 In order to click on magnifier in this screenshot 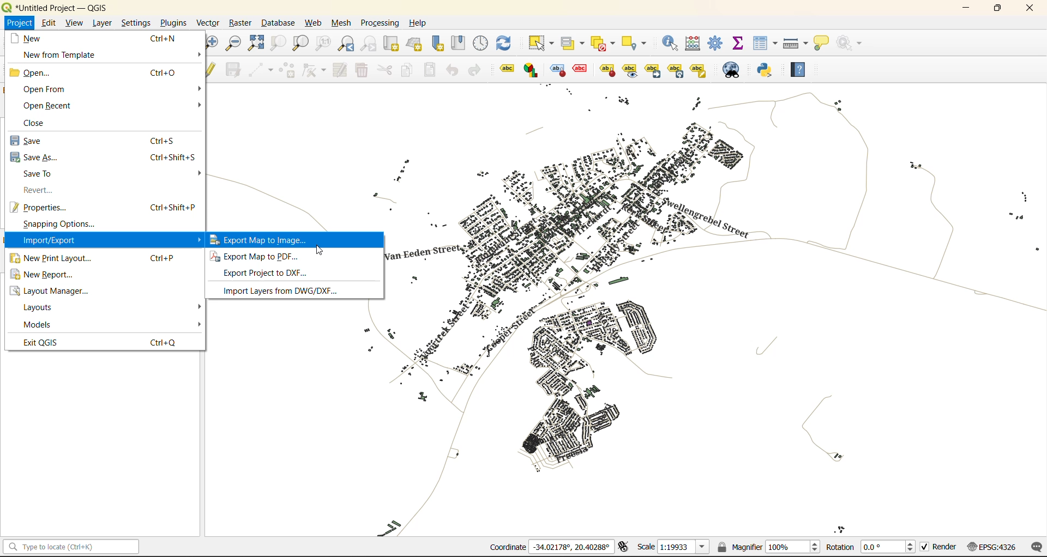, I will do `click(768, 546)`.